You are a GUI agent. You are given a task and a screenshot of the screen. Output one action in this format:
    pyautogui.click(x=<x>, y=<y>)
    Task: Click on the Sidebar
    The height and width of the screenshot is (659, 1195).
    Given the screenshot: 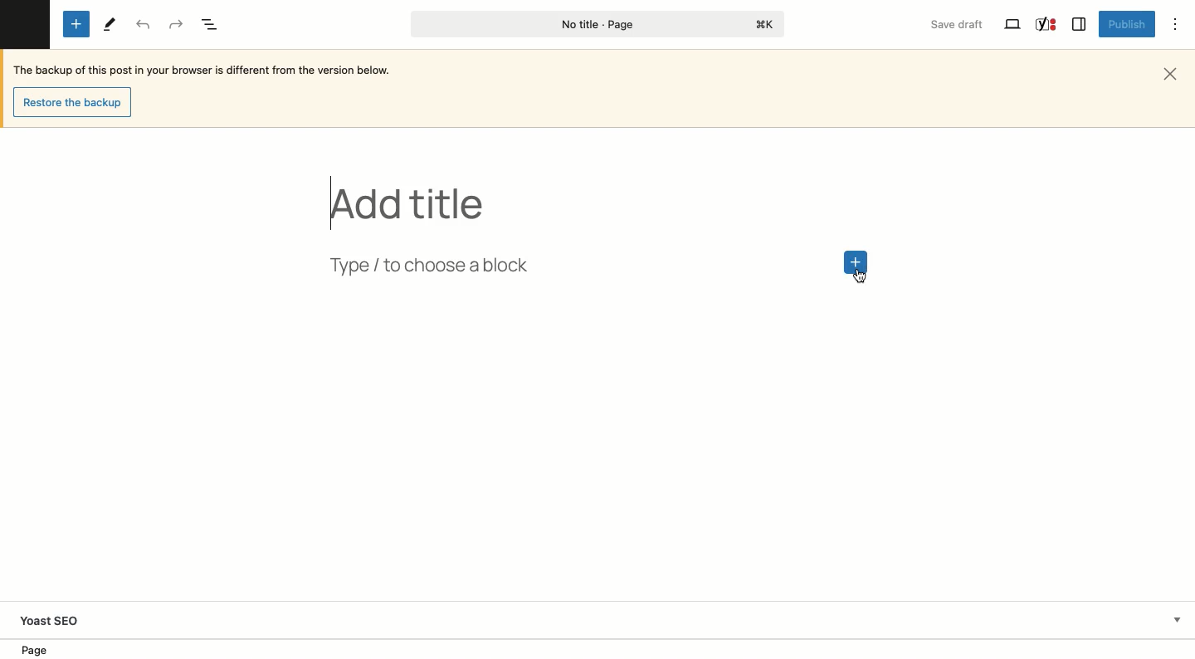 What is the action you would take?
    pyautogui.click(x=1078, y=25)
    